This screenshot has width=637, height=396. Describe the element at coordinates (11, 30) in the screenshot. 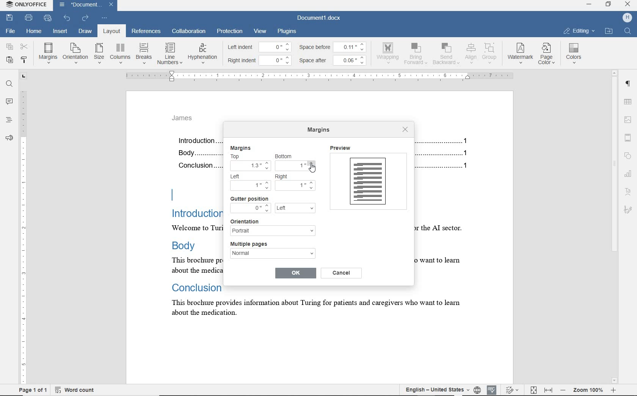

I see `file` at that location.